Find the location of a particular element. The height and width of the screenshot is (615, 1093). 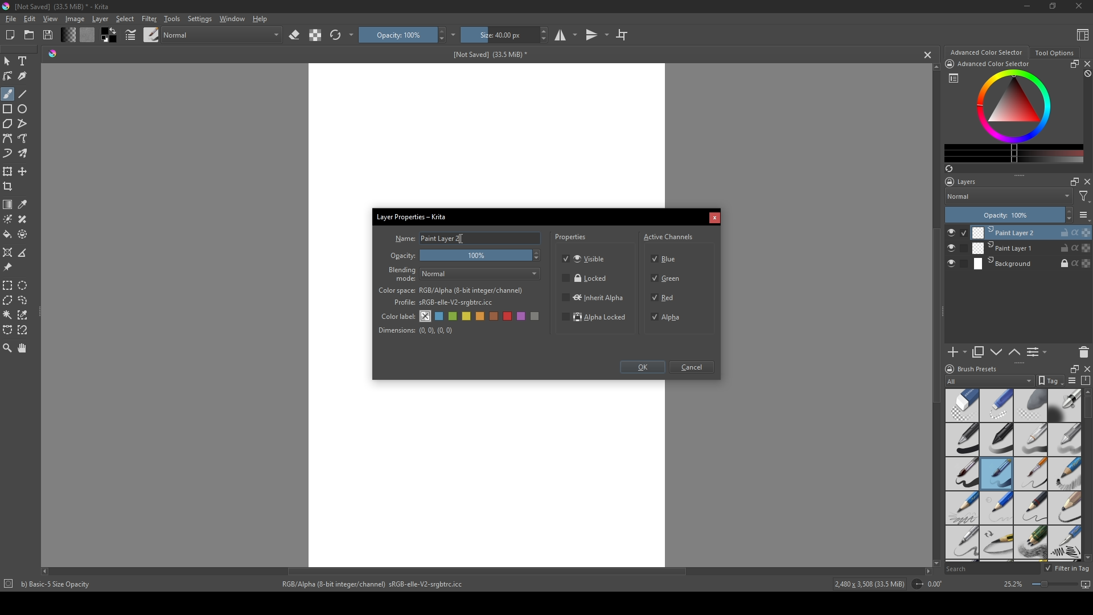

close is located at coordinates (1086, 182).